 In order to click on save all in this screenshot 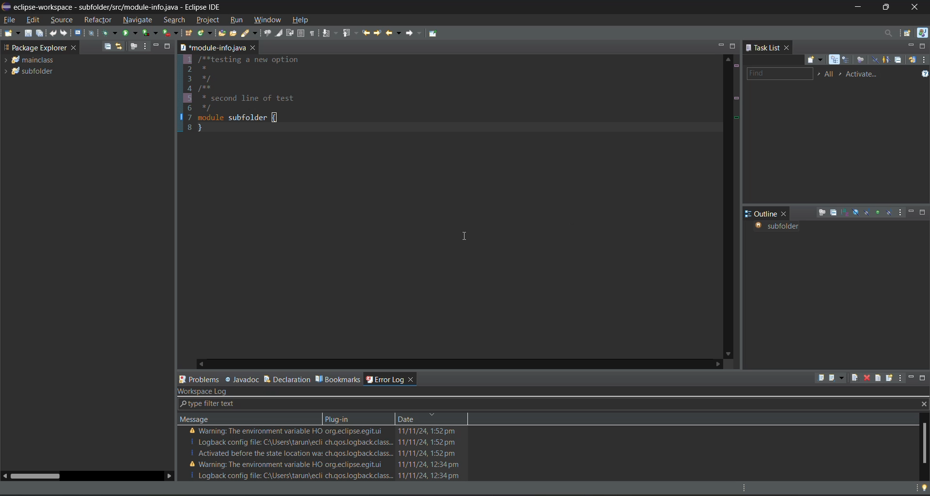, I will do `click(39, 32)`.